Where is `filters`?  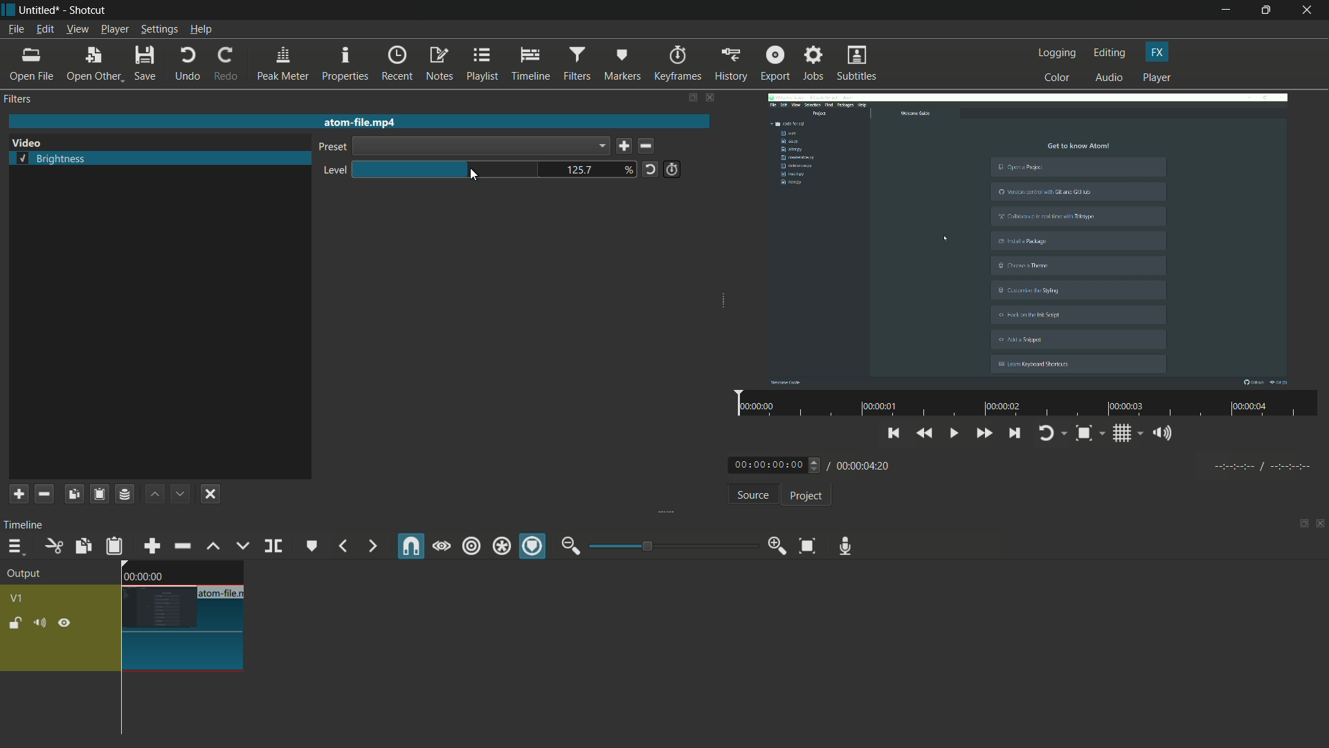
filters is located at coordinates (576, 64).